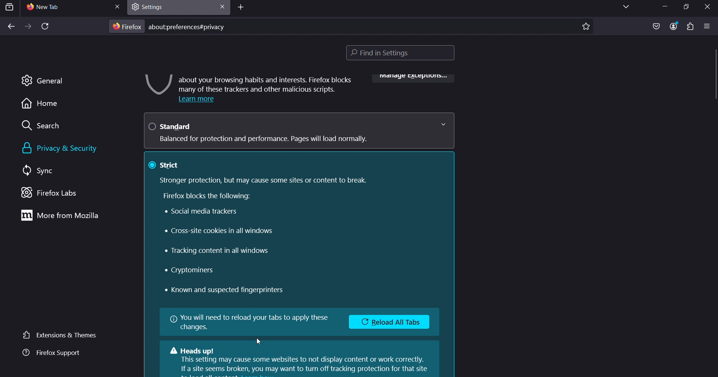 This screenshot has height=377, width=718. Describe the element at coordinates (263, 342) in the screenshot. I see `cursor` at that location.